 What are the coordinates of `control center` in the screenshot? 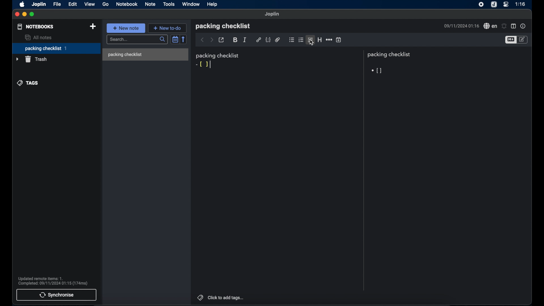 It's located at (506, 4).